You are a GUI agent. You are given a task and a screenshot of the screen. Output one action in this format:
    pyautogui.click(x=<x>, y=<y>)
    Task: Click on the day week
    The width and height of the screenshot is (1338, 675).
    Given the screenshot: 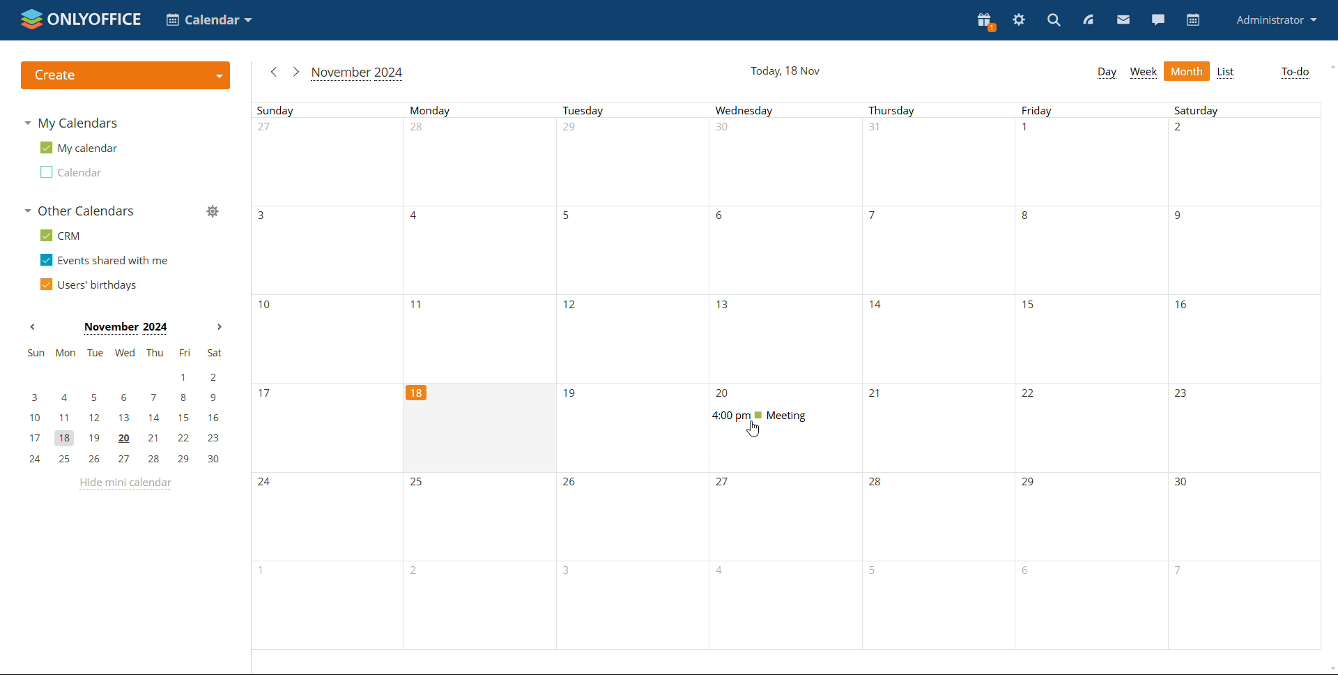 What is the action you would take?
    pyautogui.click(x=1107, y=73)
    